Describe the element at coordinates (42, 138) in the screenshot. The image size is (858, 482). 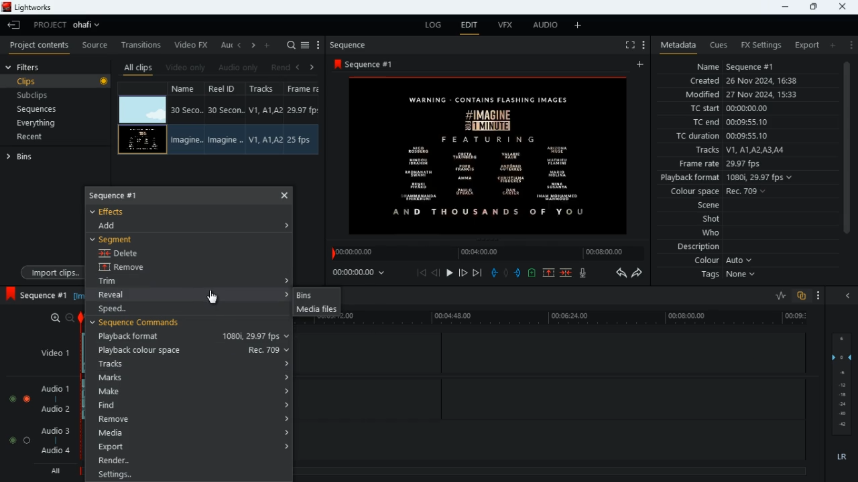
I see `recent` at that location.